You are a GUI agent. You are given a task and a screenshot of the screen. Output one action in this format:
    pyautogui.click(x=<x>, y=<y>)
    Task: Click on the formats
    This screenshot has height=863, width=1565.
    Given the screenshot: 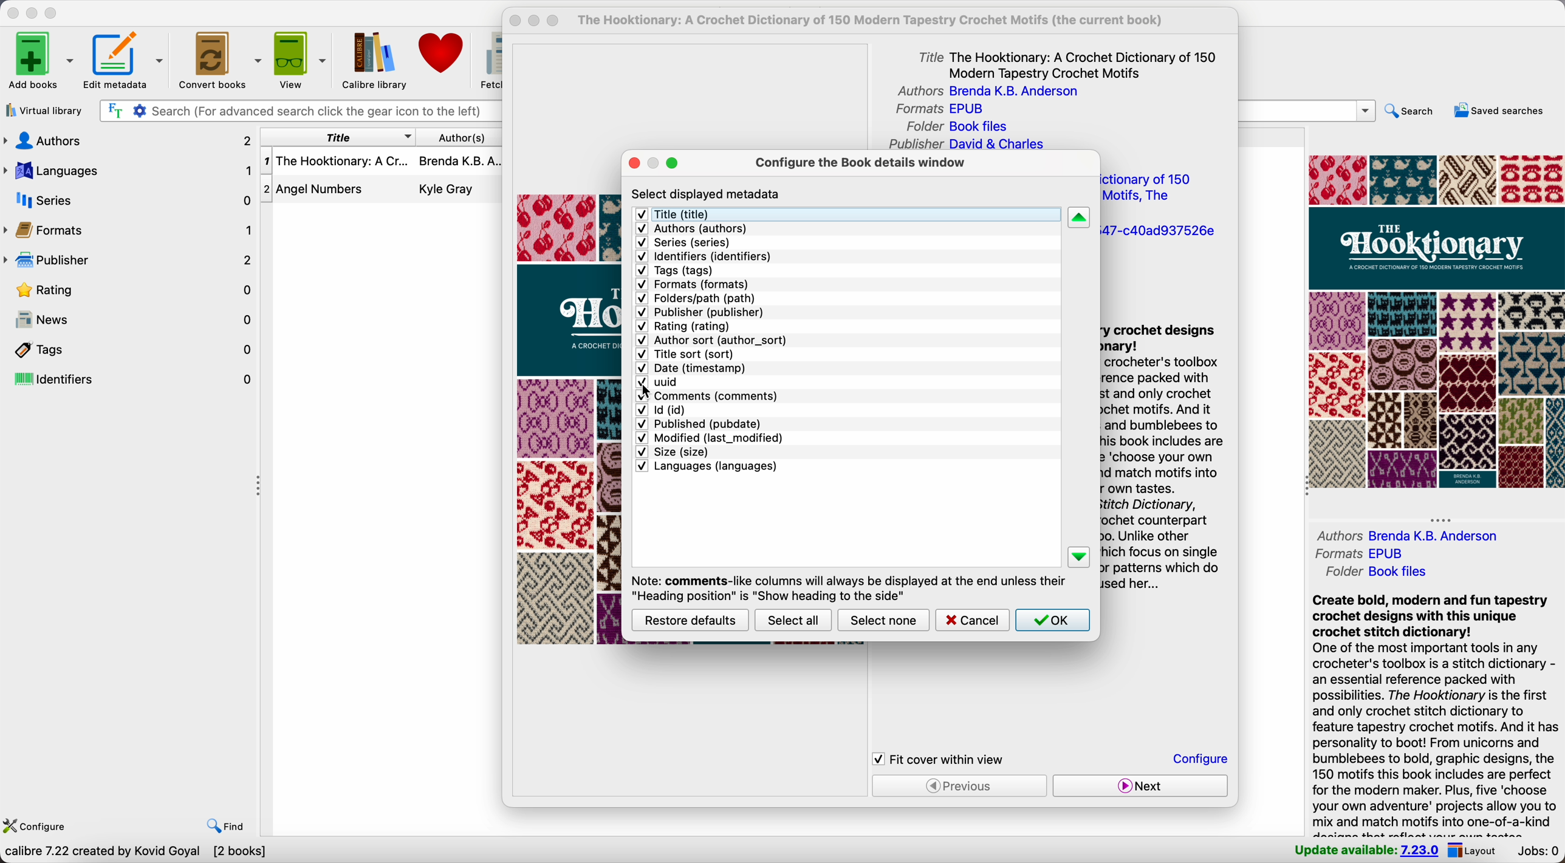 What is the action you would take?
    pyautogui.click(x=1358, y=552)
    